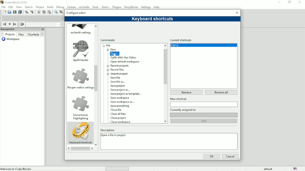  Describe the element at coordinates (96, 145) in the screenshot. I see `Down` at that location.